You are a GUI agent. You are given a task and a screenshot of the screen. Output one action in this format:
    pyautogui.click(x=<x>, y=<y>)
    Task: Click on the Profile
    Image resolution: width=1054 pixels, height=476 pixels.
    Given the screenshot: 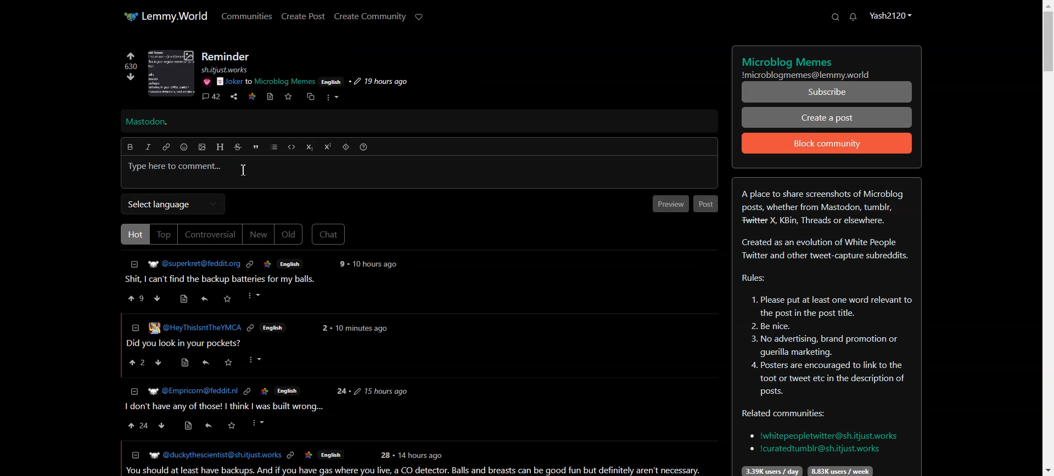 What is the action you would take?
    pyautogui.click(x=890, y=15)
    